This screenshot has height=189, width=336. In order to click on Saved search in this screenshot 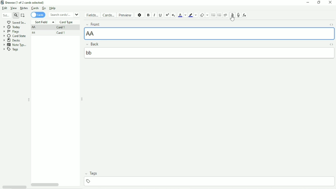, I will do `click(16, 22)`.